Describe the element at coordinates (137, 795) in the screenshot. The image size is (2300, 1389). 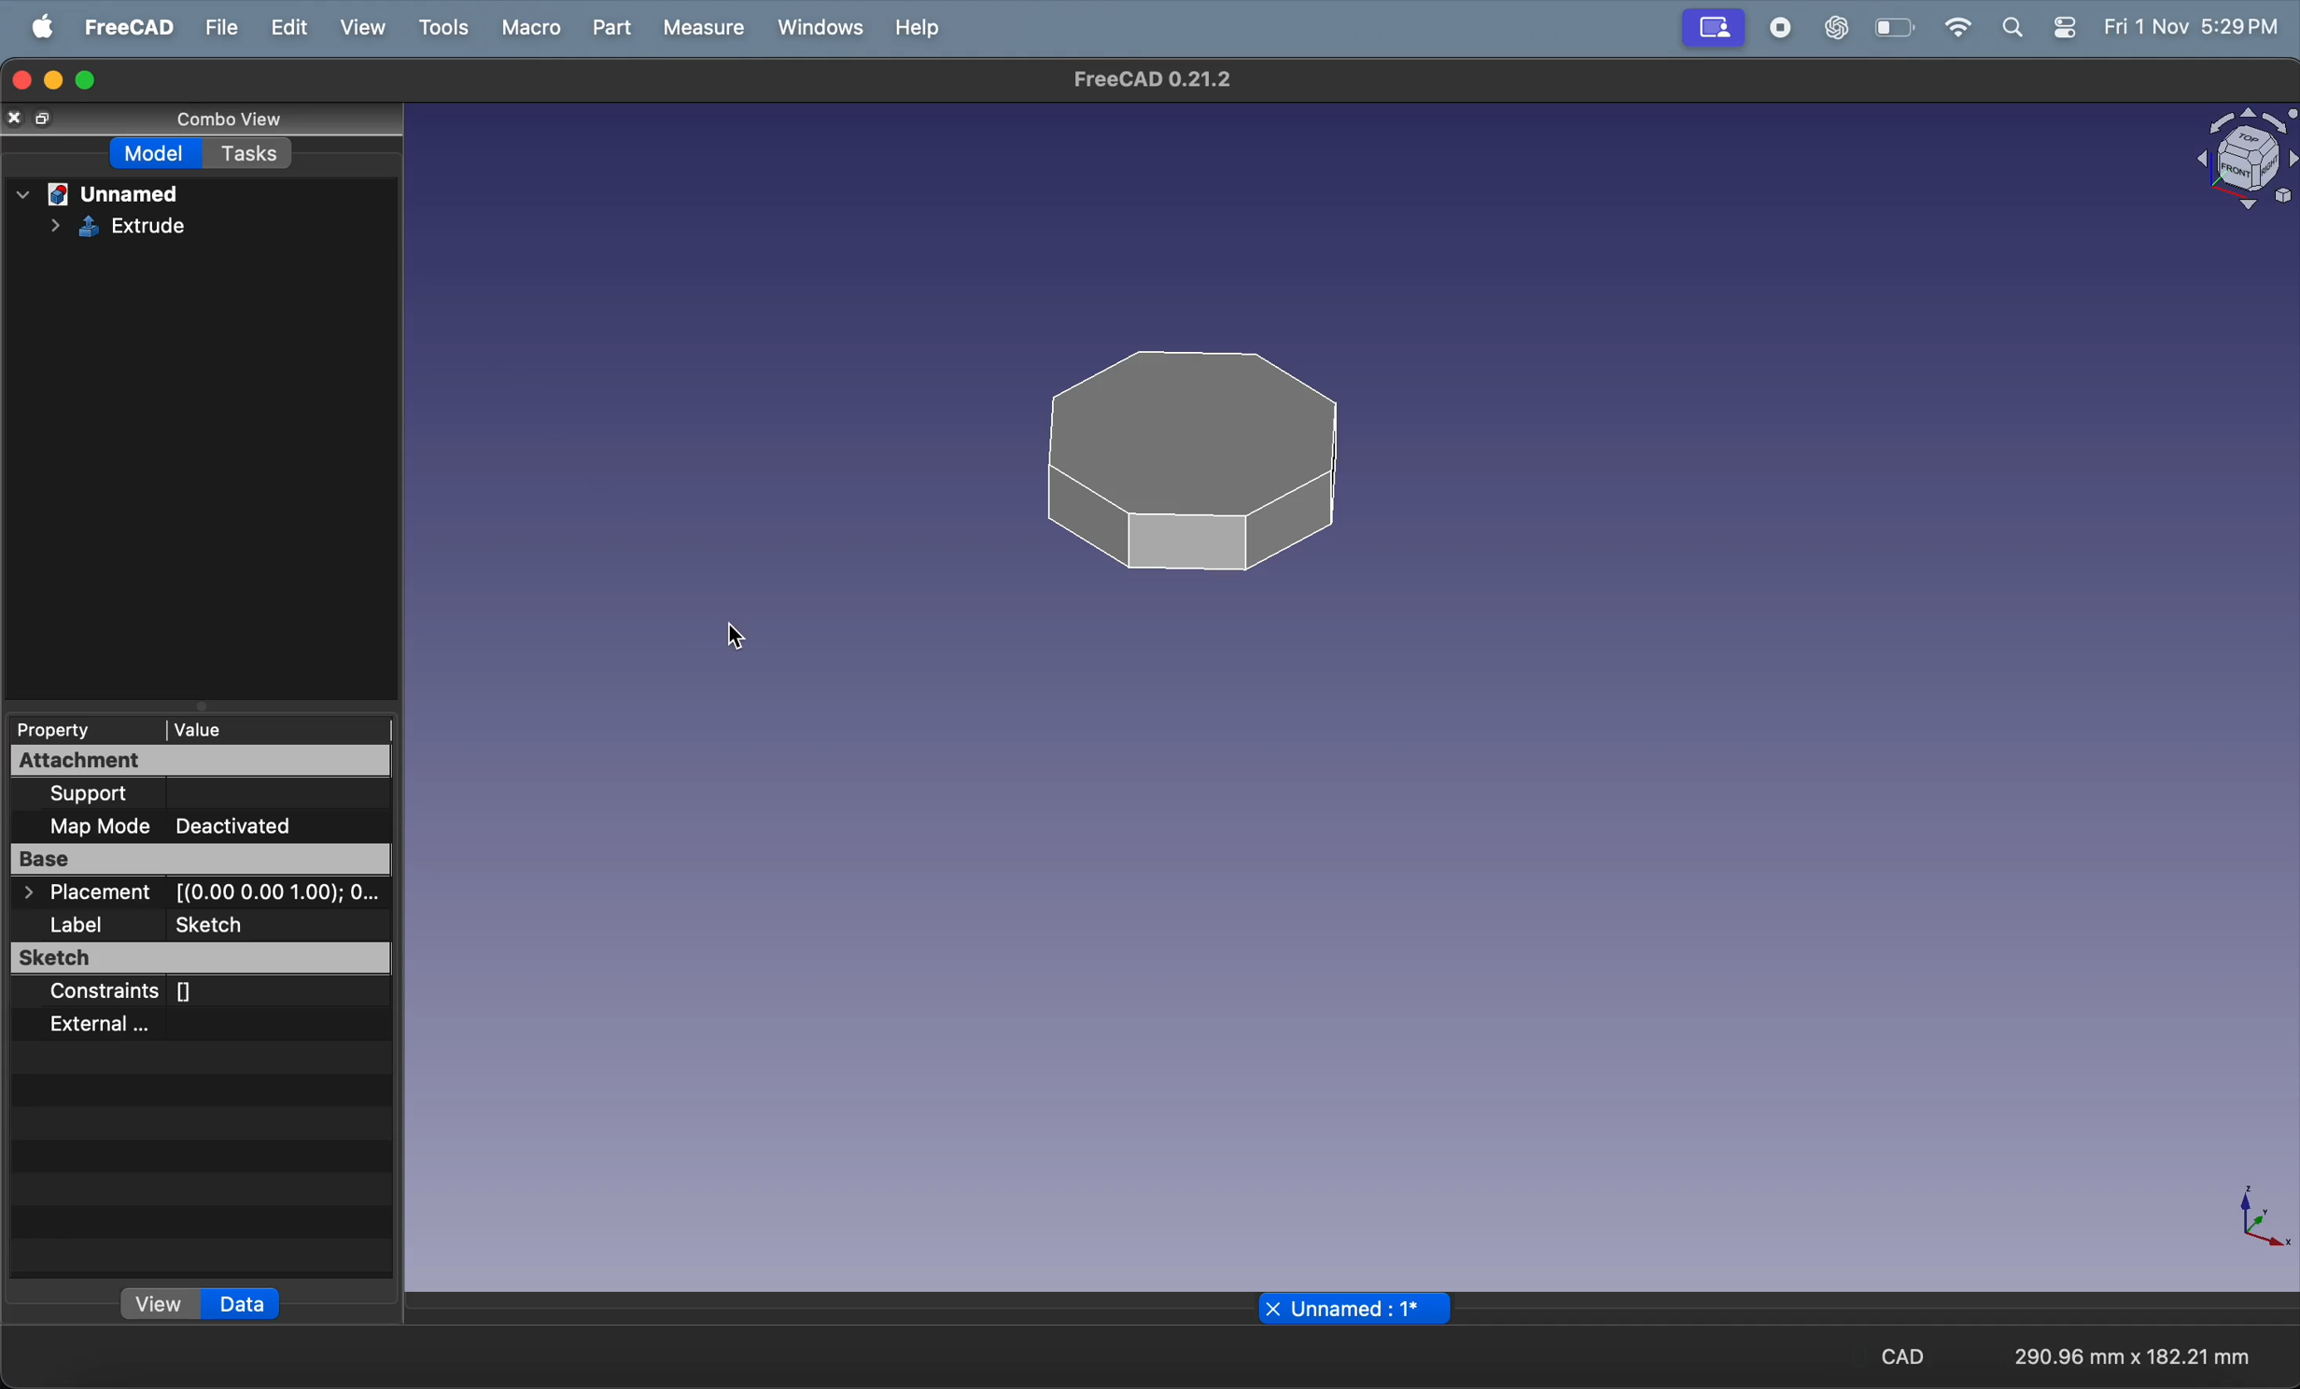
I see `support` at that location.